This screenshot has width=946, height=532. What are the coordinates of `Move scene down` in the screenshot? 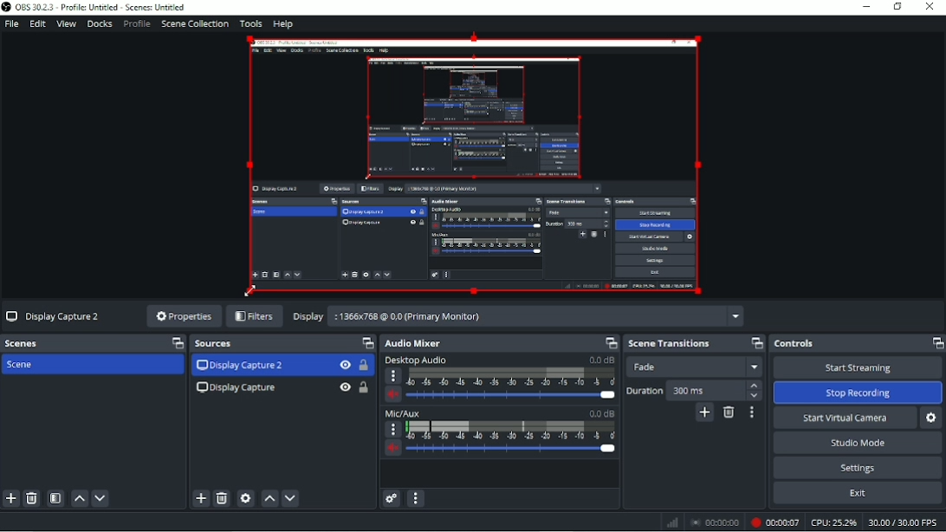 It's located at (100, 498).